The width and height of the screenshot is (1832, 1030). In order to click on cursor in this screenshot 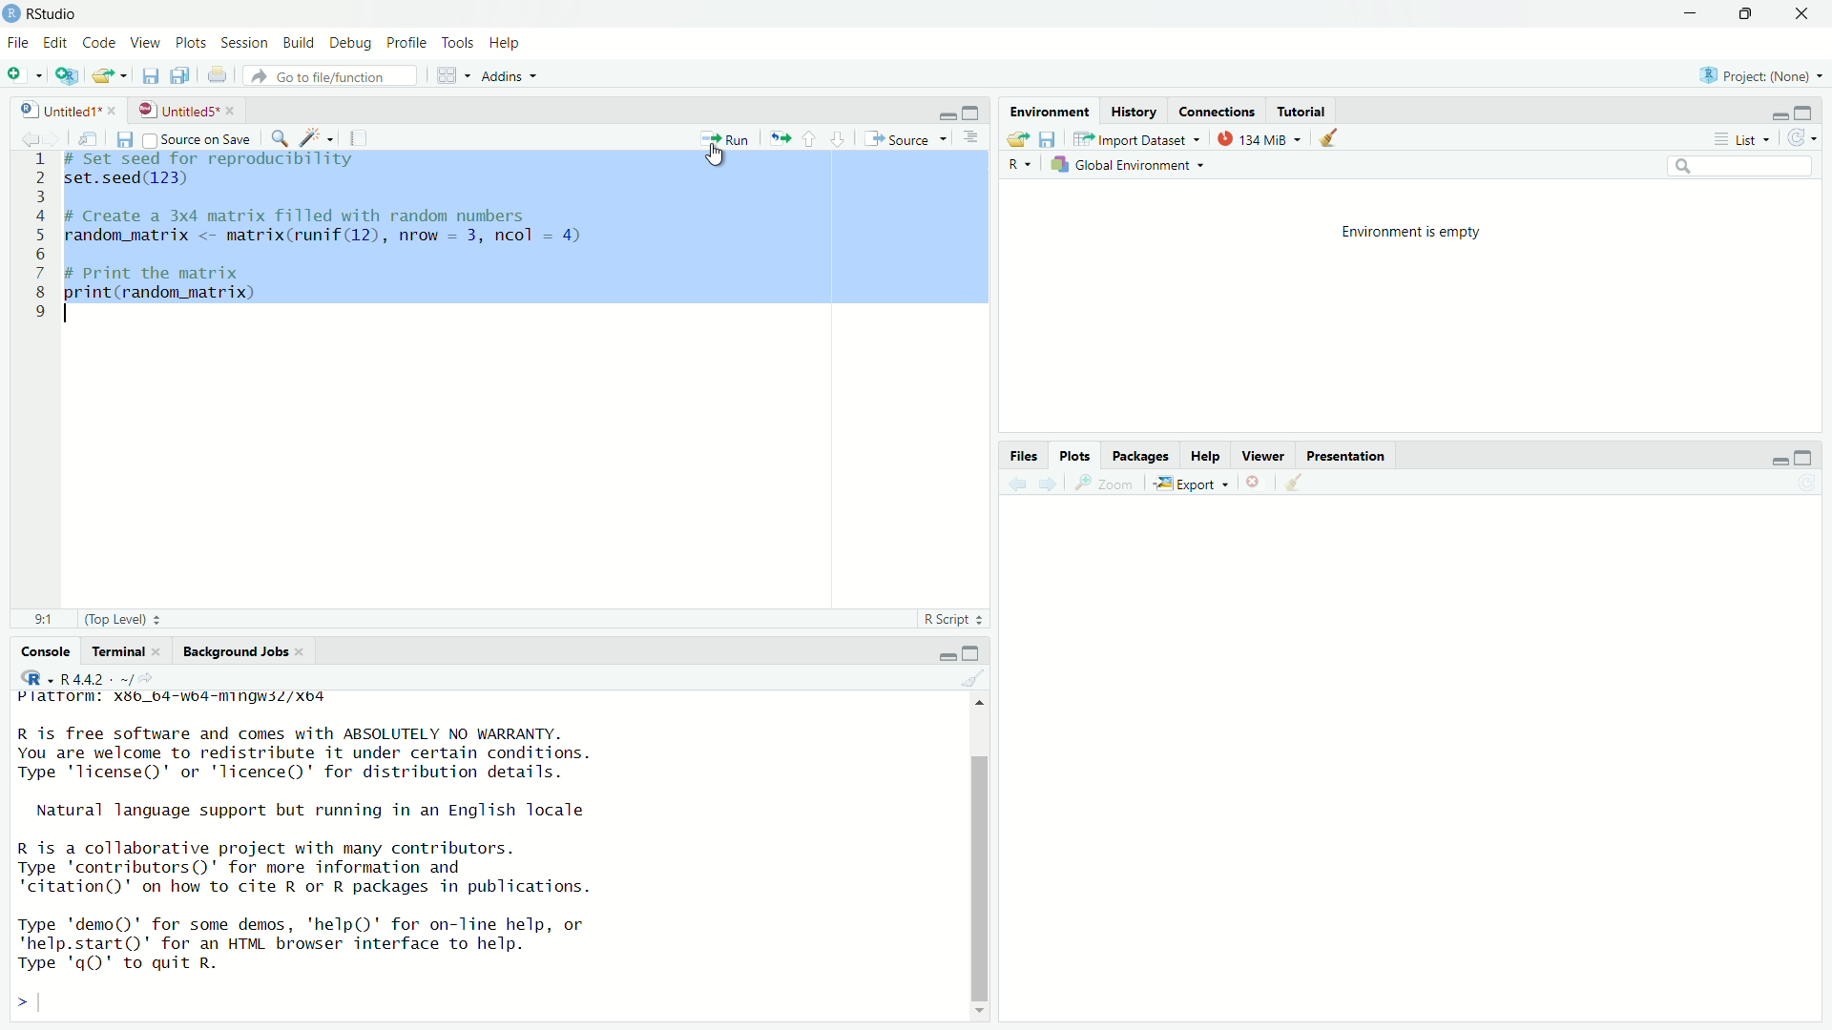, I will do `click(719, 156)`.